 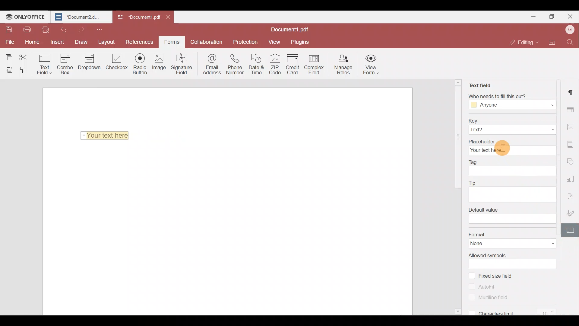 What do you see at coordinates (459, 198) in the screenshot?
I see `Scroll bar` at bounding box center [459, 198].